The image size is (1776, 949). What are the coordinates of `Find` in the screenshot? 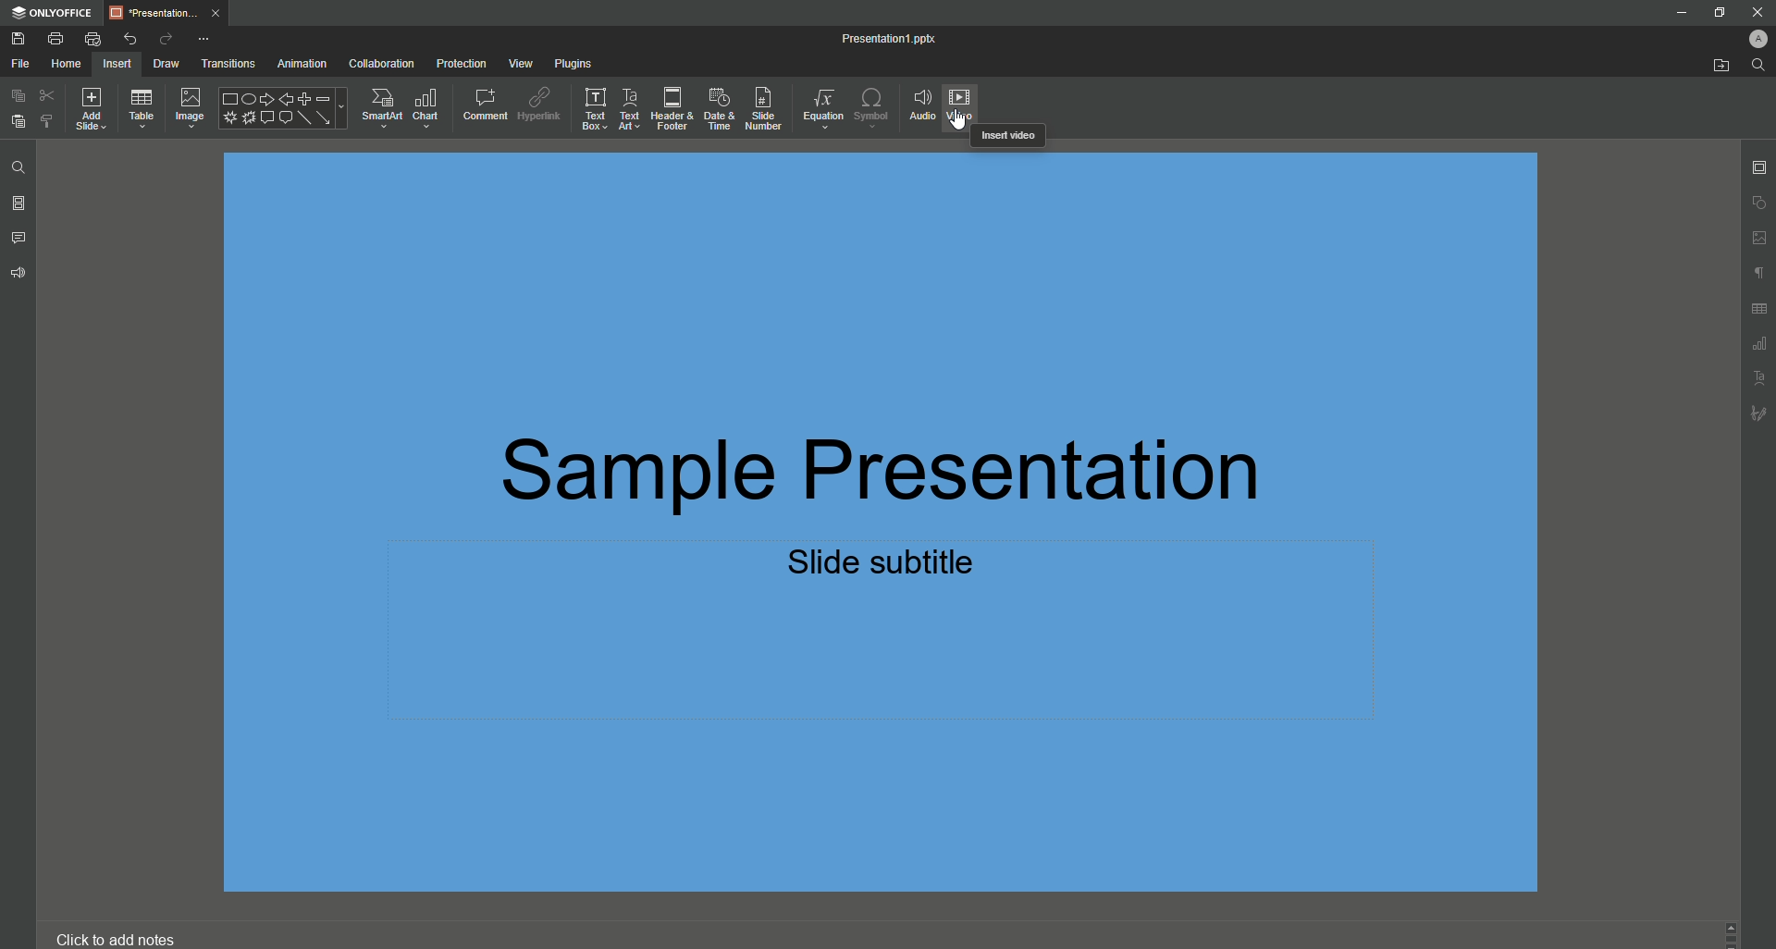 It's located at (1758, 66).